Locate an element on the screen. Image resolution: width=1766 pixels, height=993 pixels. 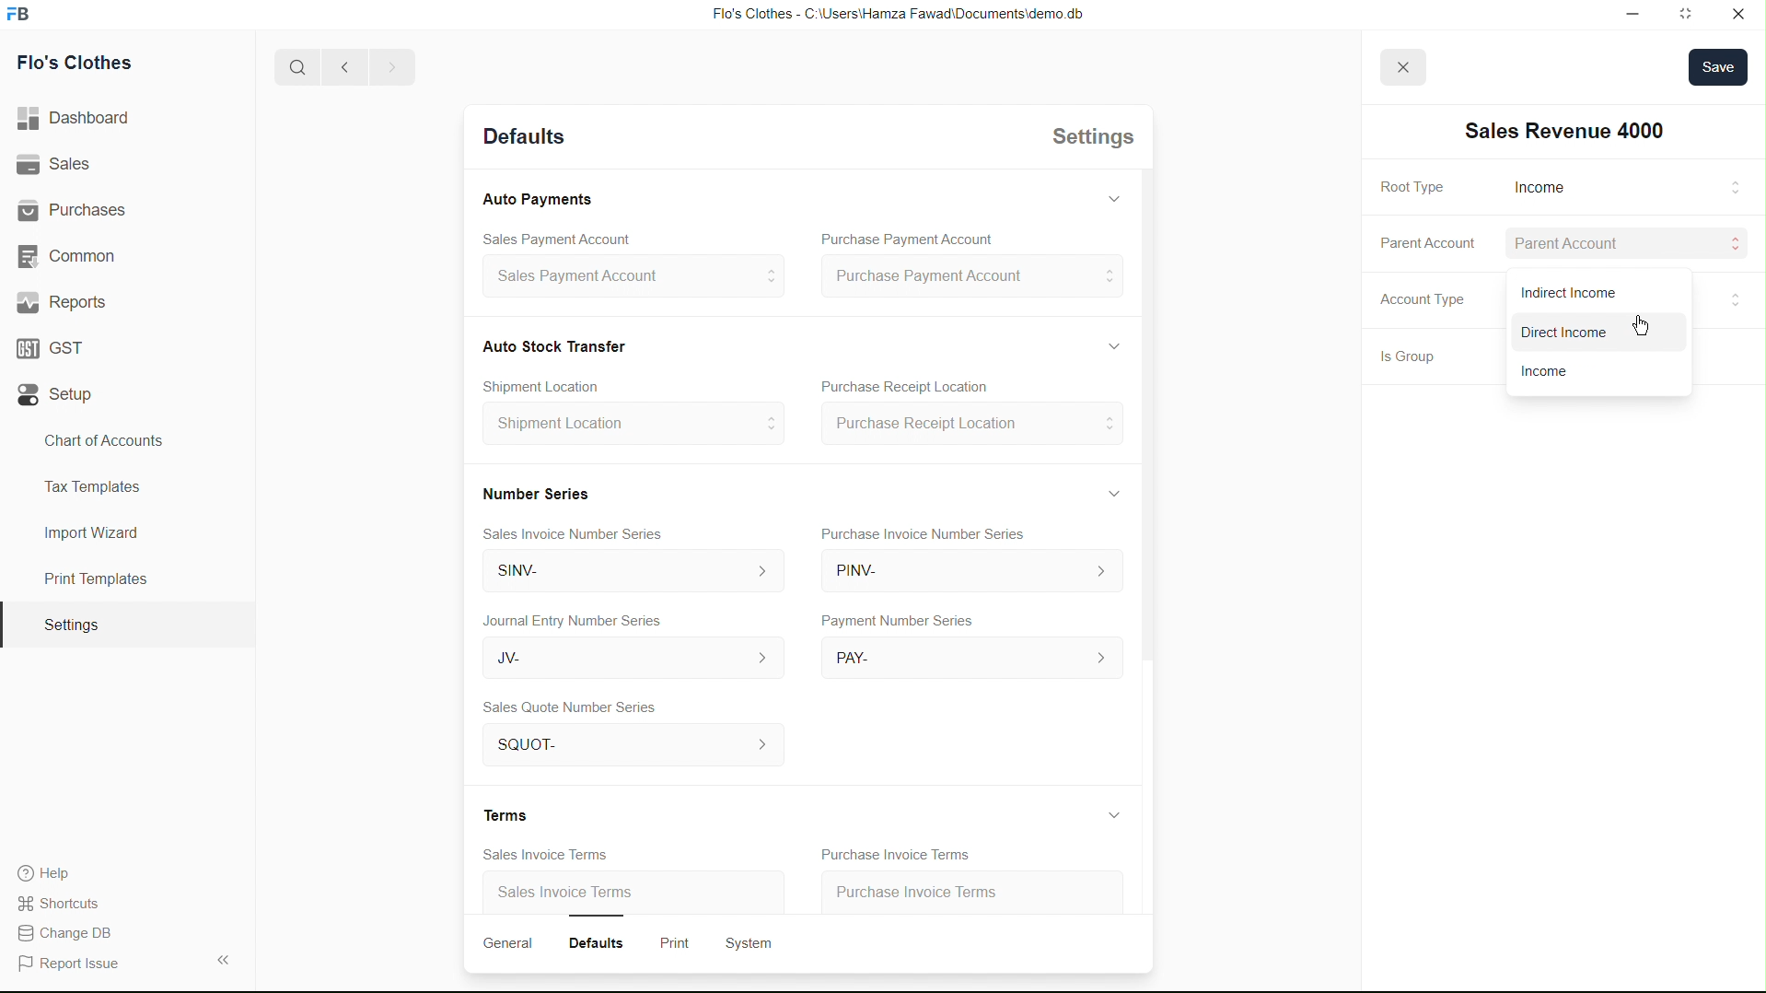
Hide  is located at coordinates (1112, 196).